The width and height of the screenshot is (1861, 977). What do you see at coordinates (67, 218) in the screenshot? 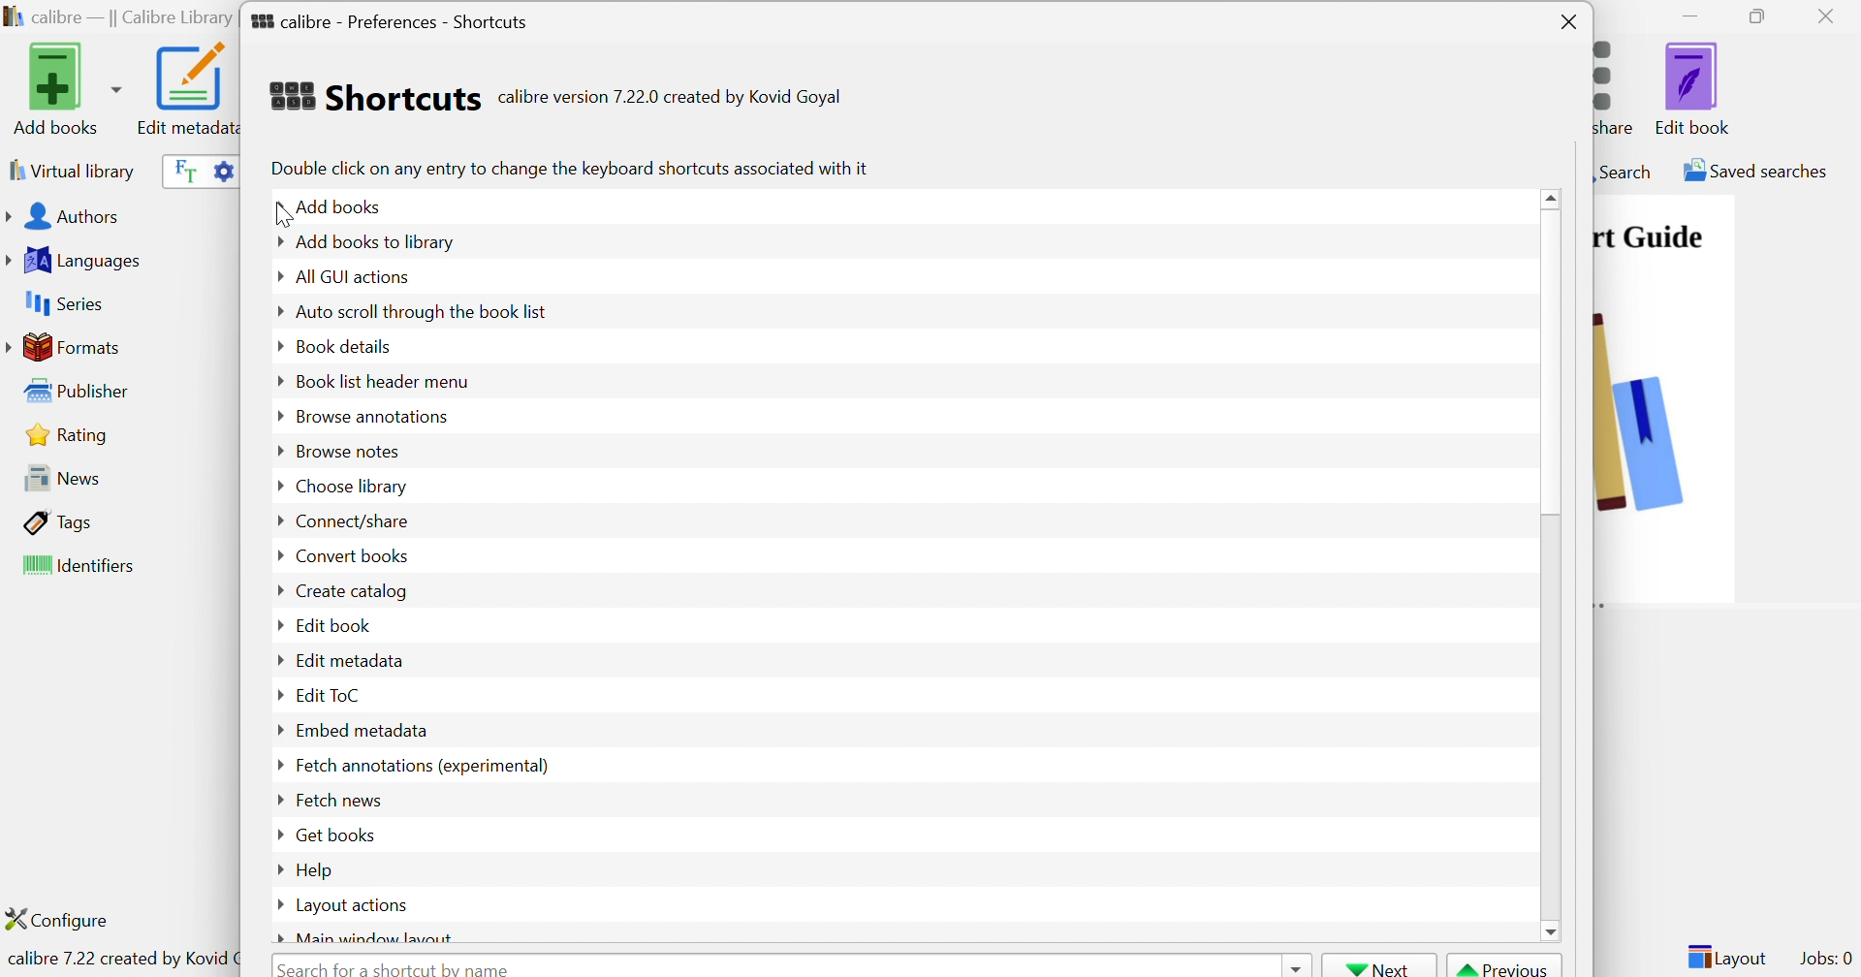
I see `Authors` at bounding box center [67, 218].